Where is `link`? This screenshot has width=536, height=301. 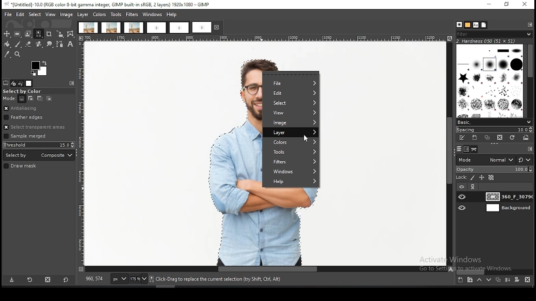 link is located at coordinates (473, 187).